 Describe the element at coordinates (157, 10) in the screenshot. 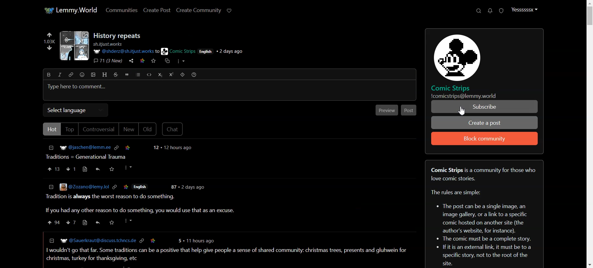

I see `Create Post` at that location.